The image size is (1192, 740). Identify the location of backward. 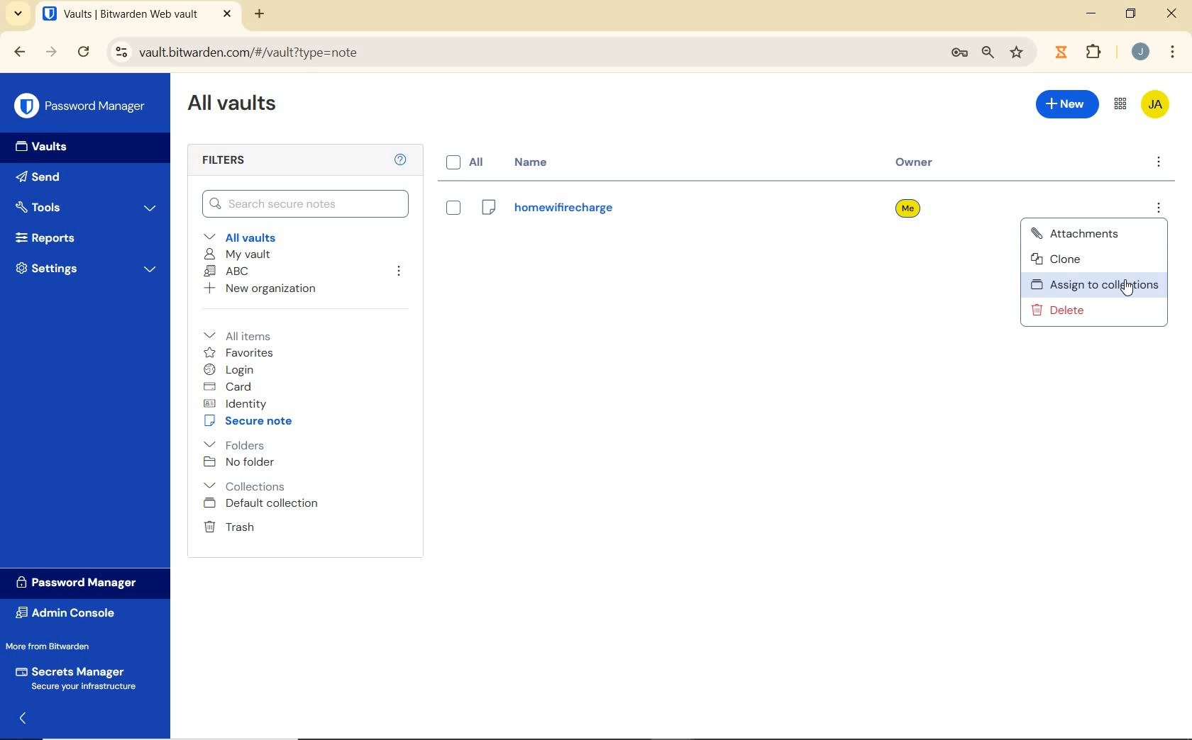
(20, 52).